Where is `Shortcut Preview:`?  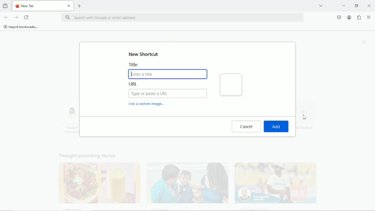
Shortcut Preview: is located at coordinates (231, 84).